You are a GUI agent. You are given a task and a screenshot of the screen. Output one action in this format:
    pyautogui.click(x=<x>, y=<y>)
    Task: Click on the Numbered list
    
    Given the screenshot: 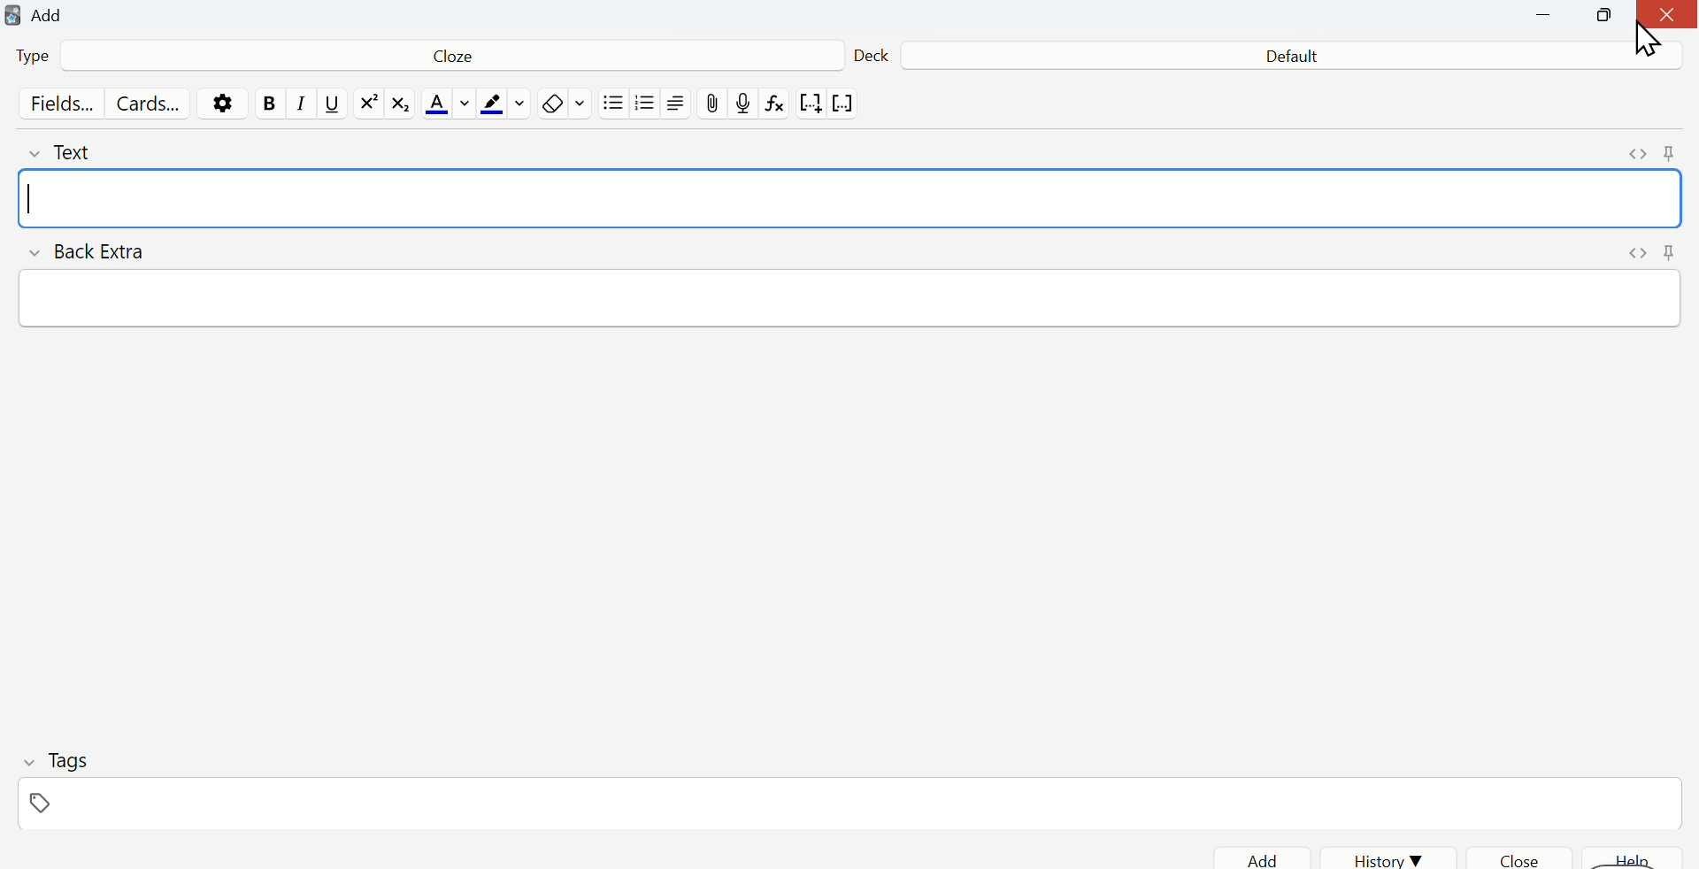 What is the action you would take?
    pyautogui.click(x=647, y=106)
    